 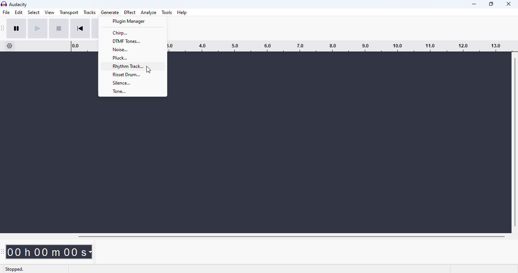 I want to click on audacity time toolbar, so click(x=3, y=251).